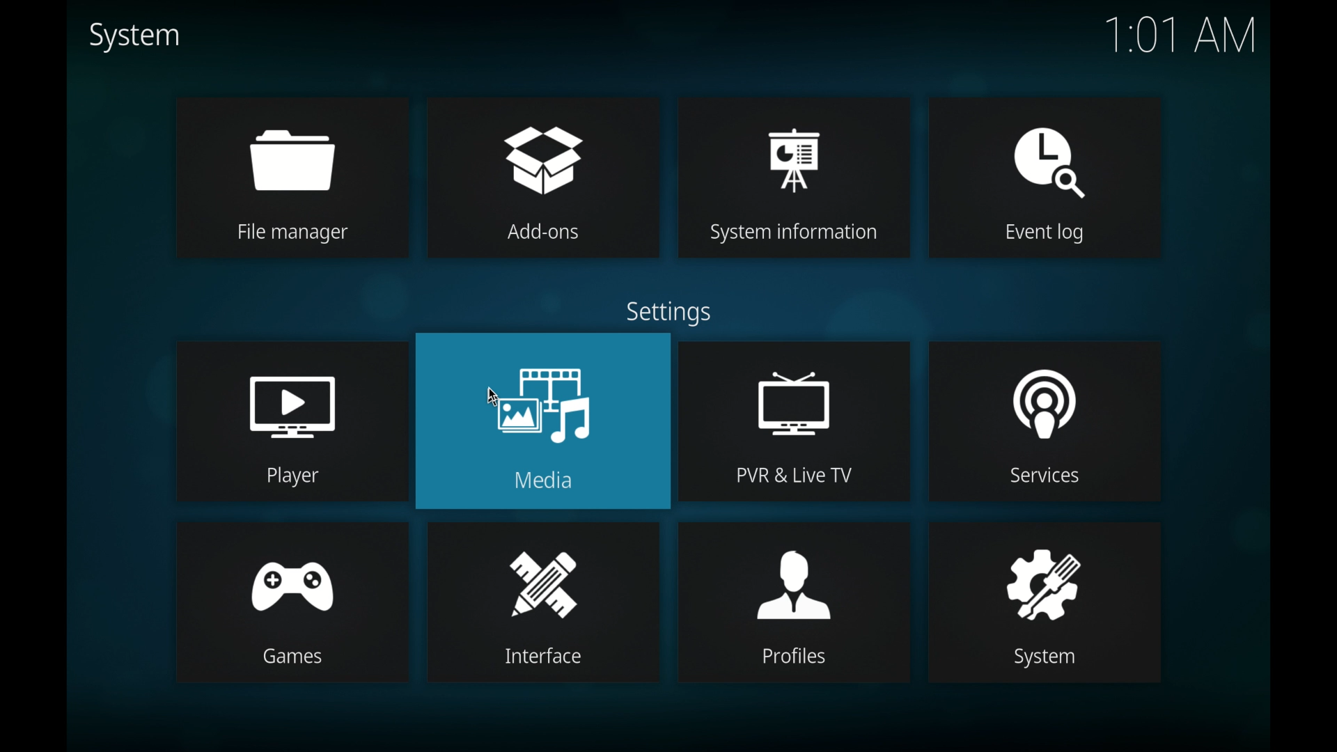  I want to click on pvr & live tv, so click(795, 393).